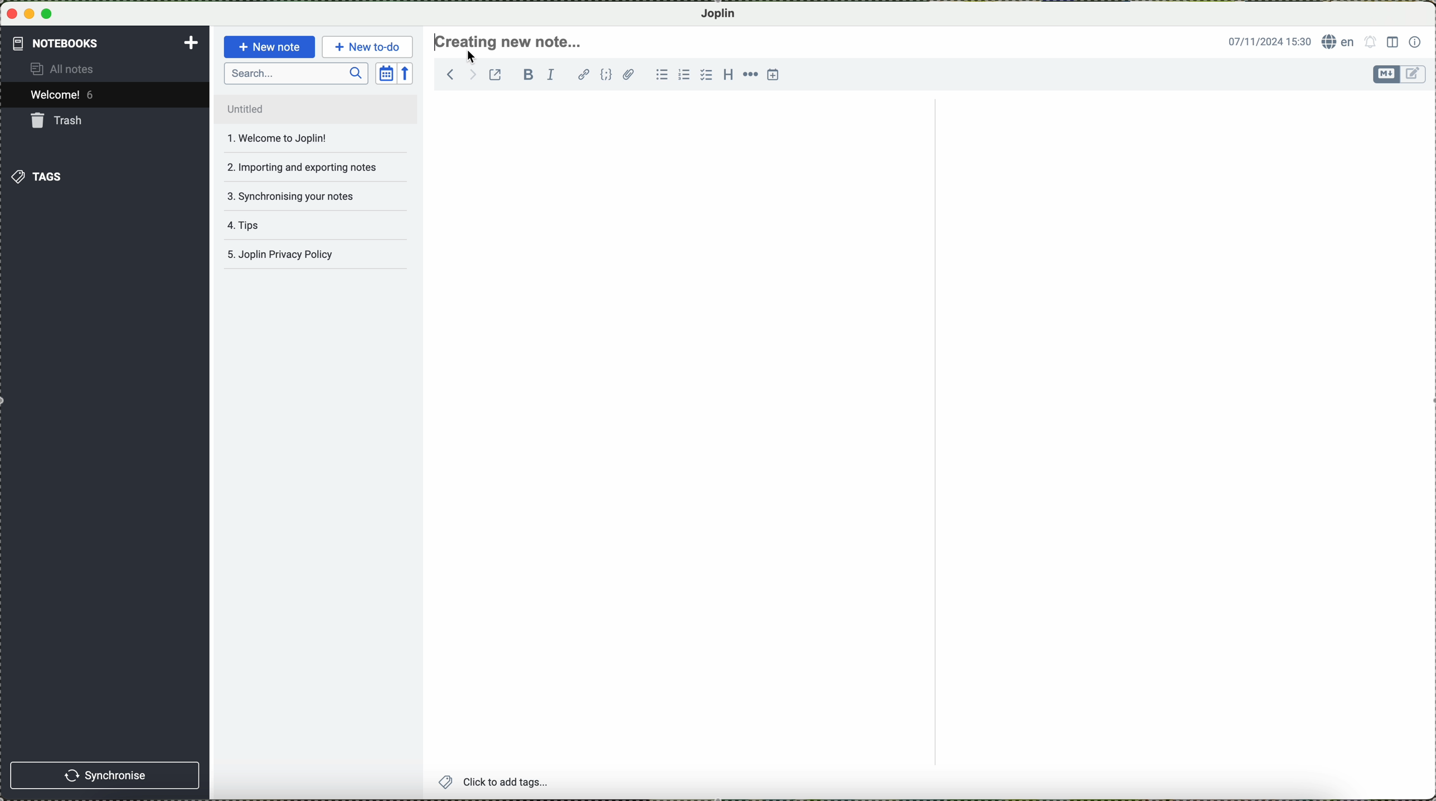 Image resolution: width=1436 pixels, height=801 pixels. Describe the element at coordinates (774, 76) in the screenshot. I see `insert time` at that location.